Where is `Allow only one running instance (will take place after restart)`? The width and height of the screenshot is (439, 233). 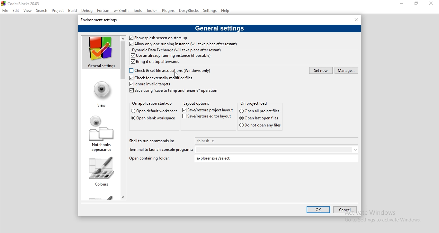 Allow only one running instance (will take place after restart) is located at coordinates (184, 44).